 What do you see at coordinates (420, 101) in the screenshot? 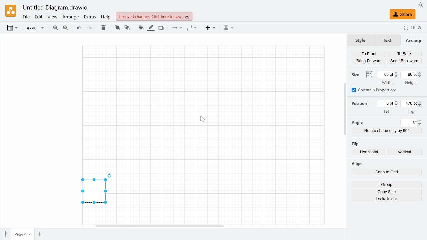
I see `Increase top` at bounding box center [420, 101].